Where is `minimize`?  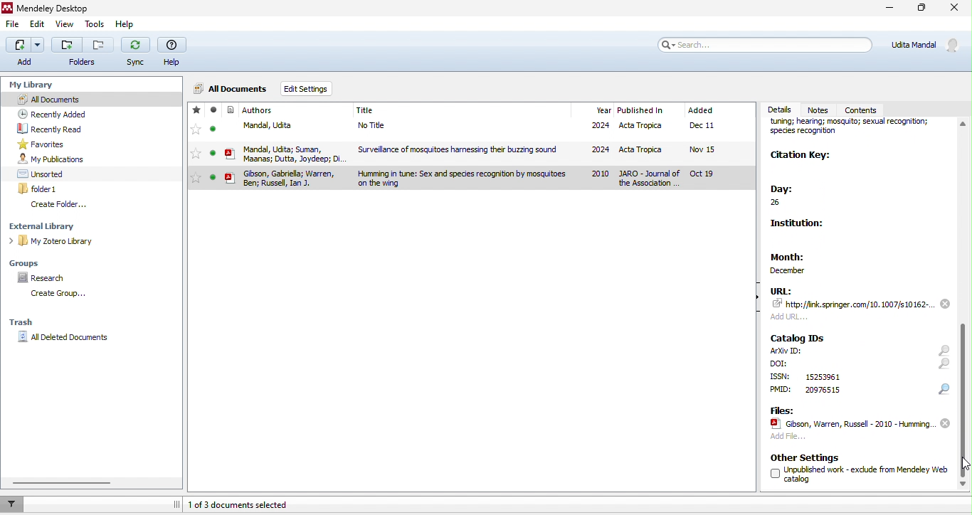 minimize is located at coordinates (887, 9).